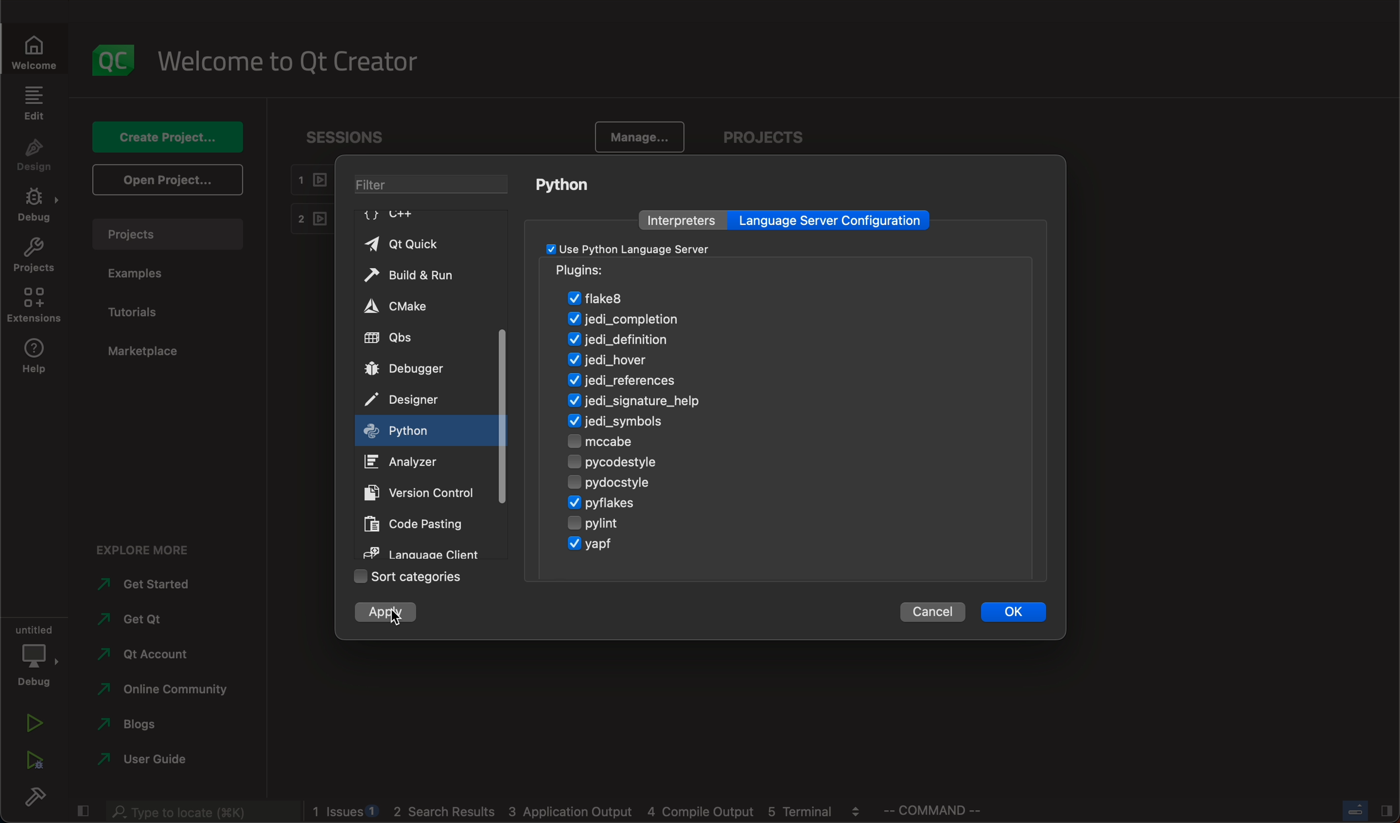 The image size is (1400, 823). What do you see at coordinates (640, 136) in the screenshot?
I see `manage` at bounding box center [640, 136].